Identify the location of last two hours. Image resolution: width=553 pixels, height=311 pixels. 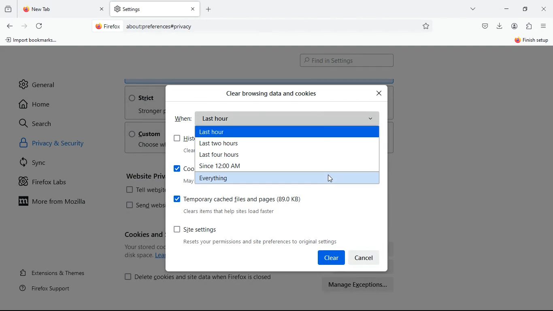
(230, 144).